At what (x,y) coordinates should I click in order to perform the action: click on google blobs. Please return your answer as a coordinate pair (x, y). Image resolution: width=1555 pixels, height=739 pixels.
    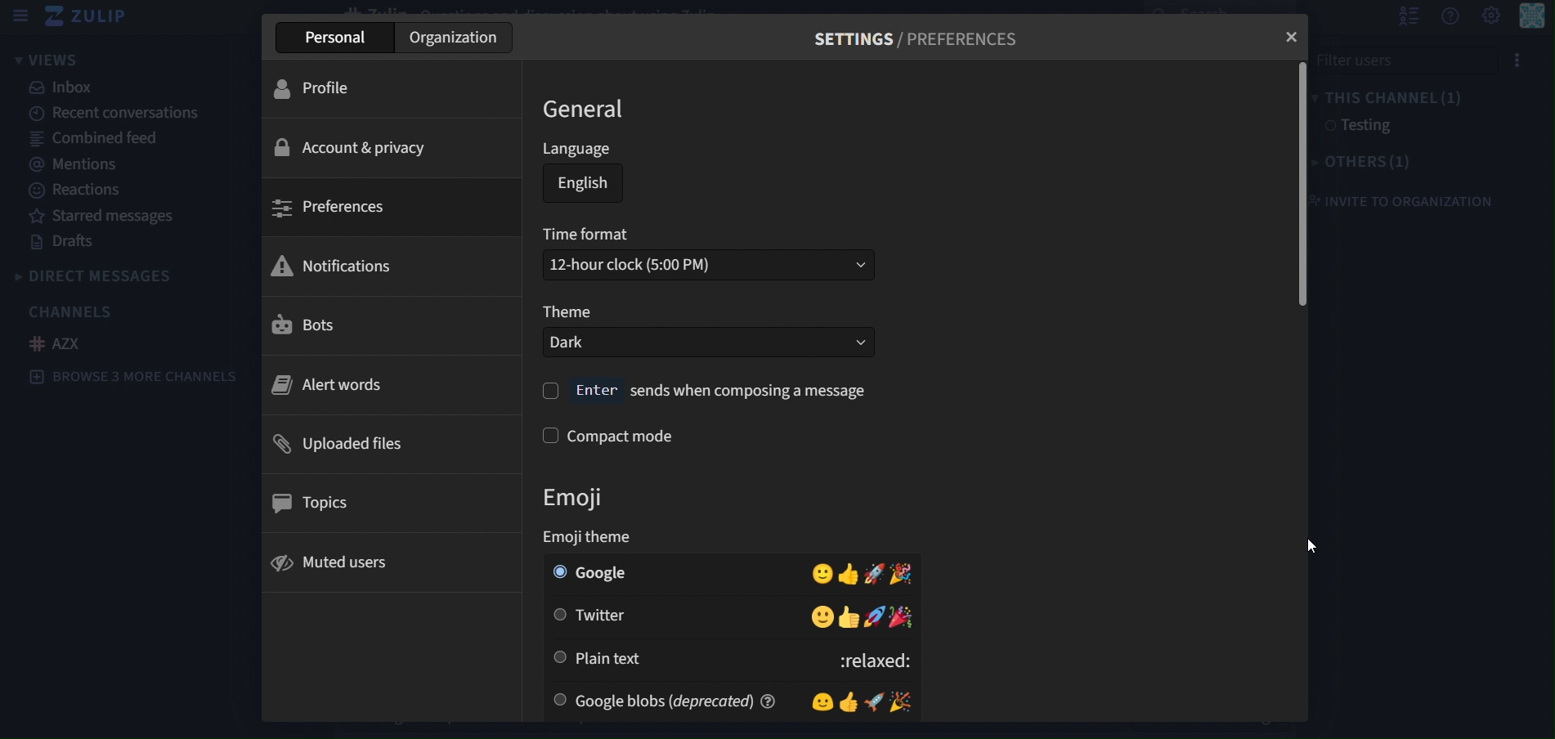
    Looking at the image, I should click on (670, 700).